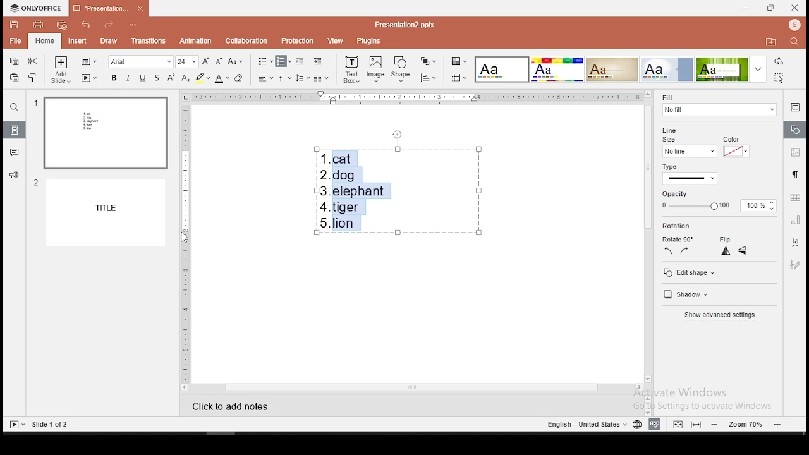 Image resolution: width=809 pixels, height=455 pixels. I want to click on replace, so click(779, 61).